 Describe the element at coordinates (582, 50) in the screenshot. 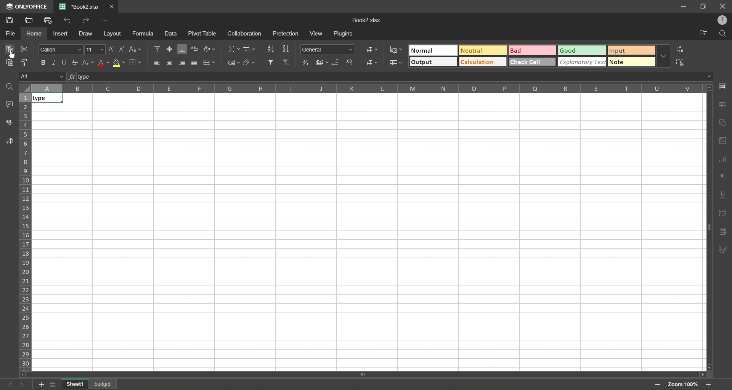

I see `good` at that location.